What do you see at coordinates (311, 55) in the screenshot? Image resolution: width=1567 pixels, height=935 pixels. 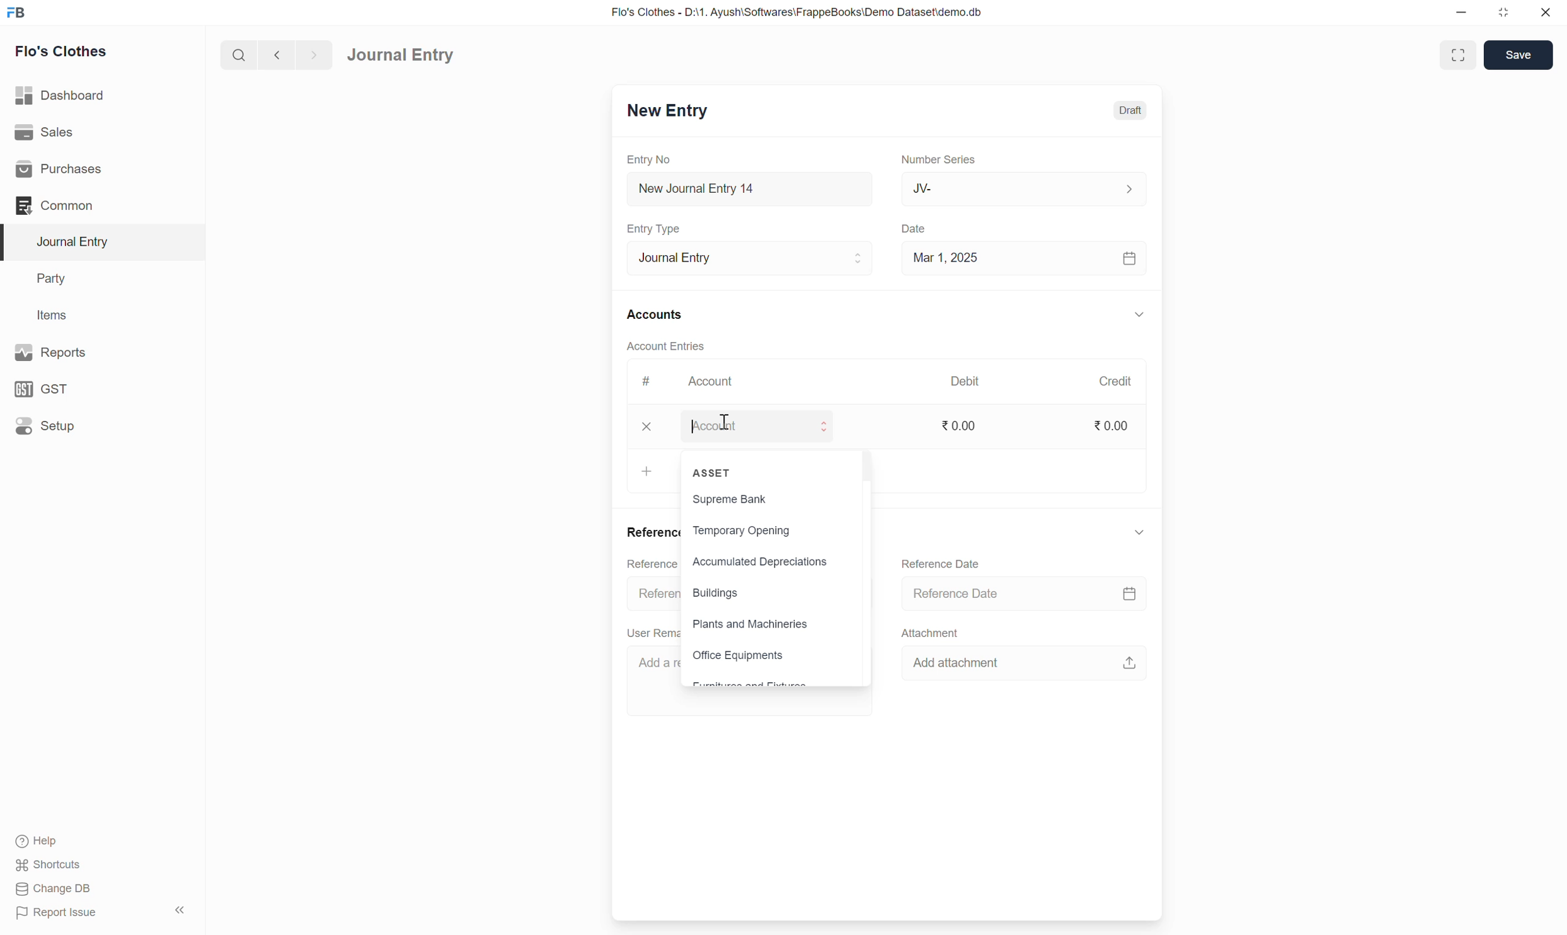 I see `forward` at bounding box center [311, 55].